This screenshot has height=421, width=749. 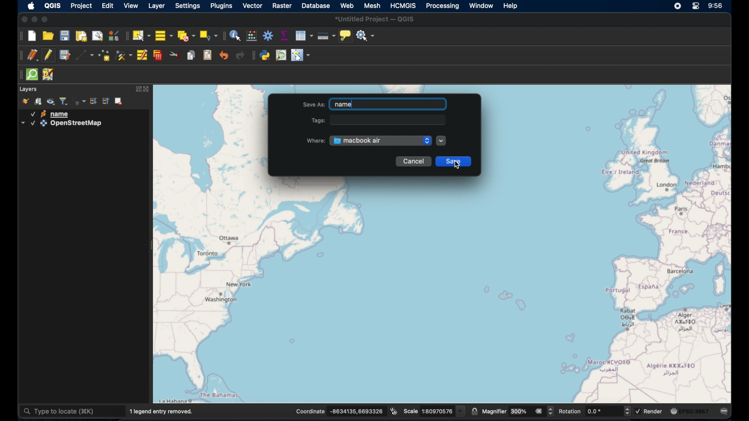 I want to click on render, so click(x=650, y=410).